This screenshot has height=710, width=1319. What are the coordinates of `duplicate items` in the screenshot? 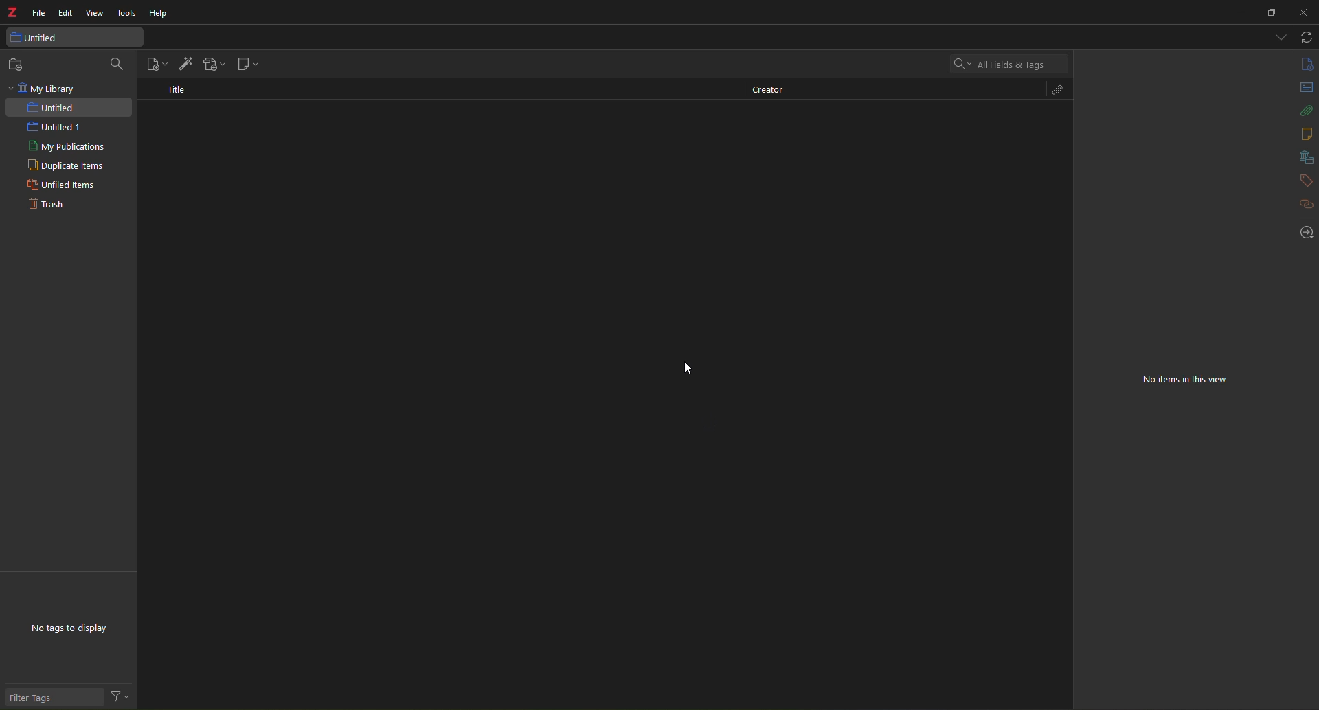 It's located at (65, 166).